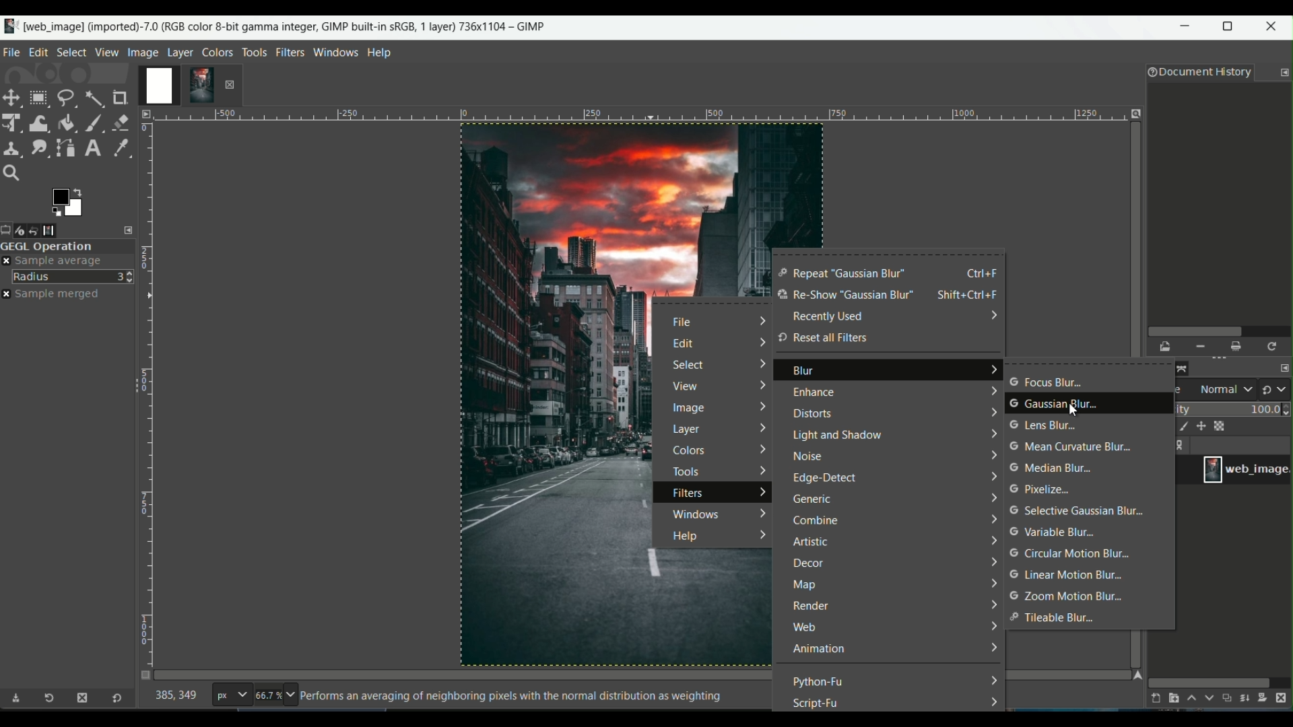 The height and width of the screenshot is (727, 1293). What do you see at coordinates (67, 246) in the screenshot?
I see `gegl operation` at bounding box center [67, 246].